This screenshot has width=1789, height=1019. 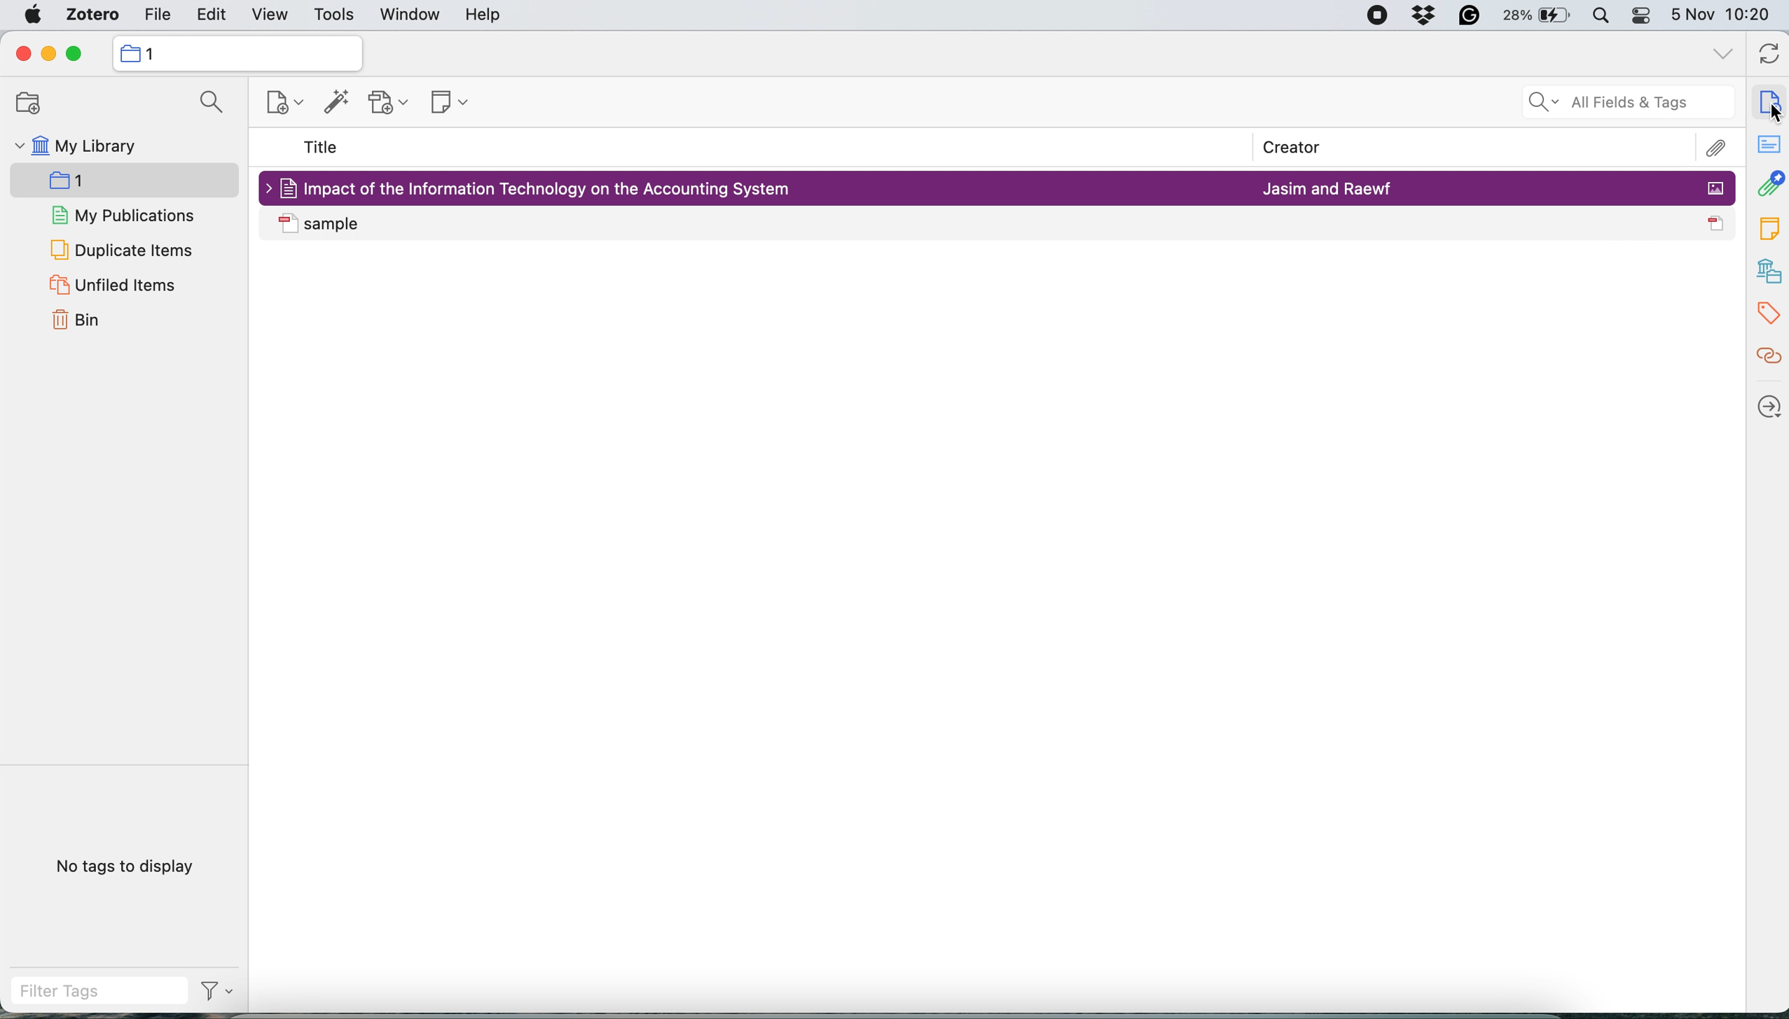 What do you see at coordinates (1721, 54) in the screenshot?
I see `all tags` at bounding box center [1721, 54].